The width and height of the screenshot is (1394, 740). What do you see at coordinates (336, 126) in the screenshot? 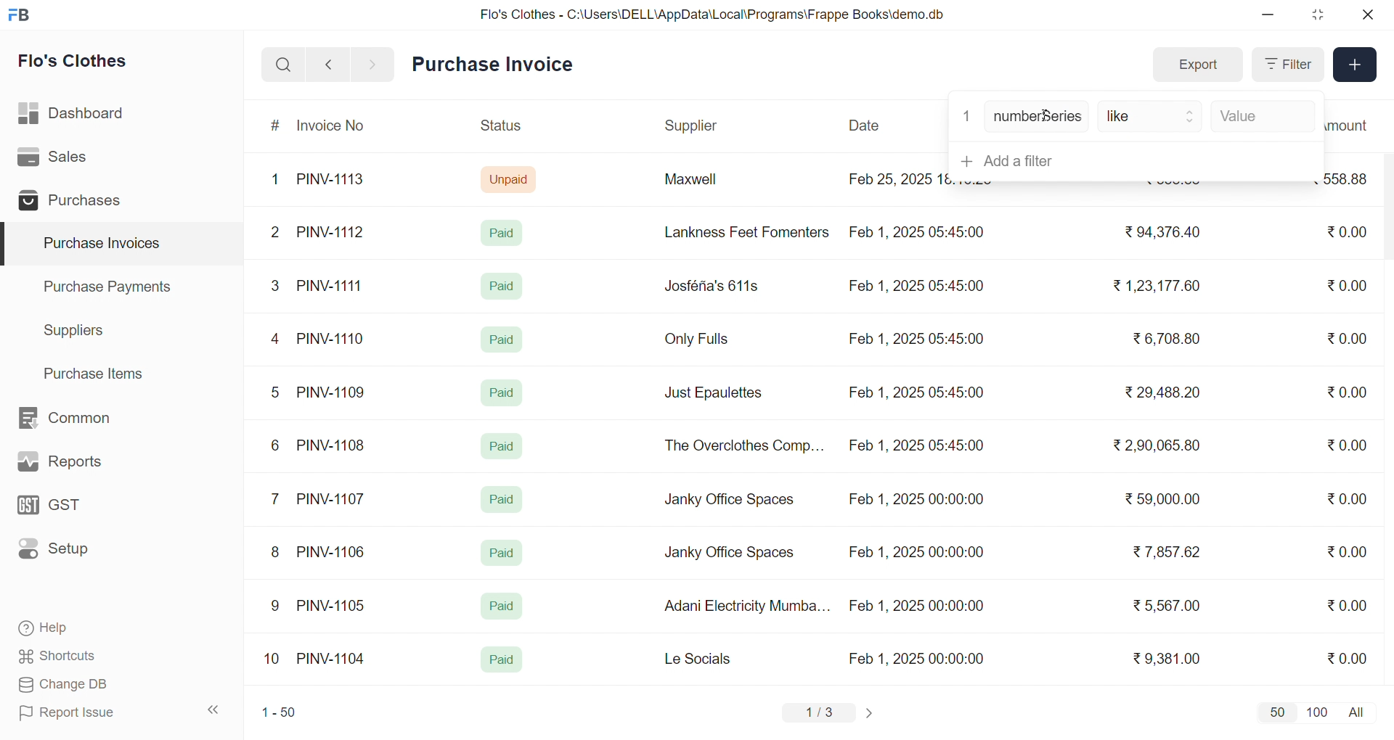
I see `Invoice No` at bounding box center [336, 126].